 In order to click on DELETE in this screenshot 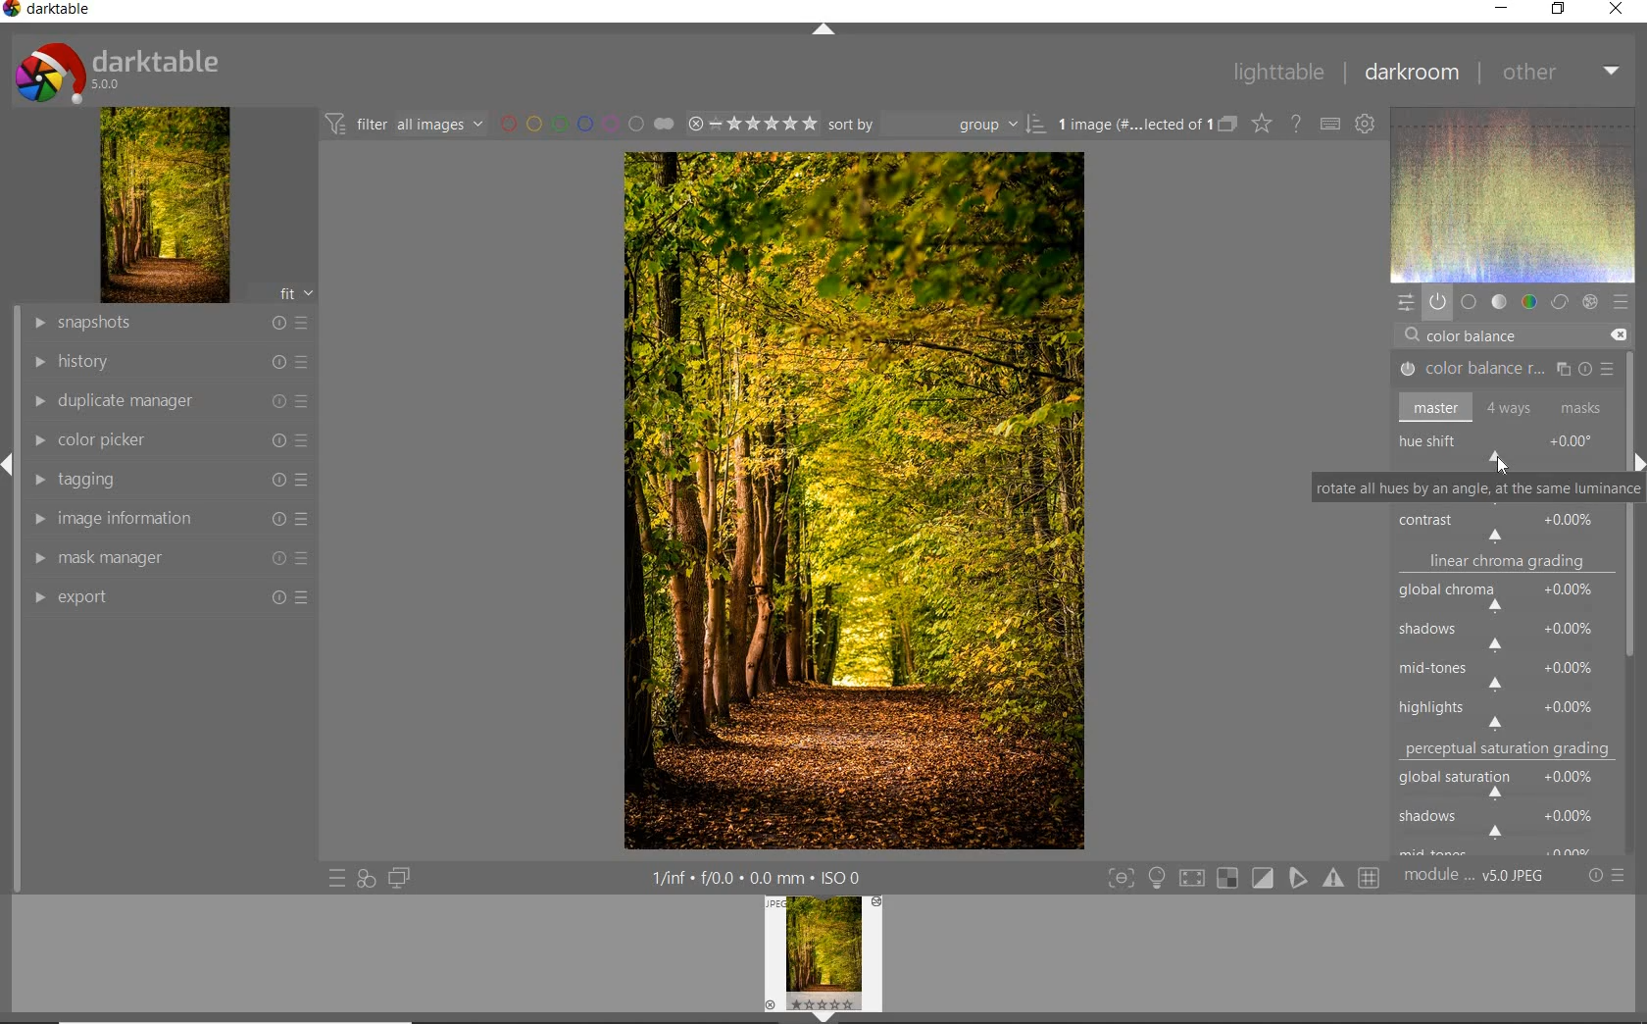, I will do `click(1618, 334)`.